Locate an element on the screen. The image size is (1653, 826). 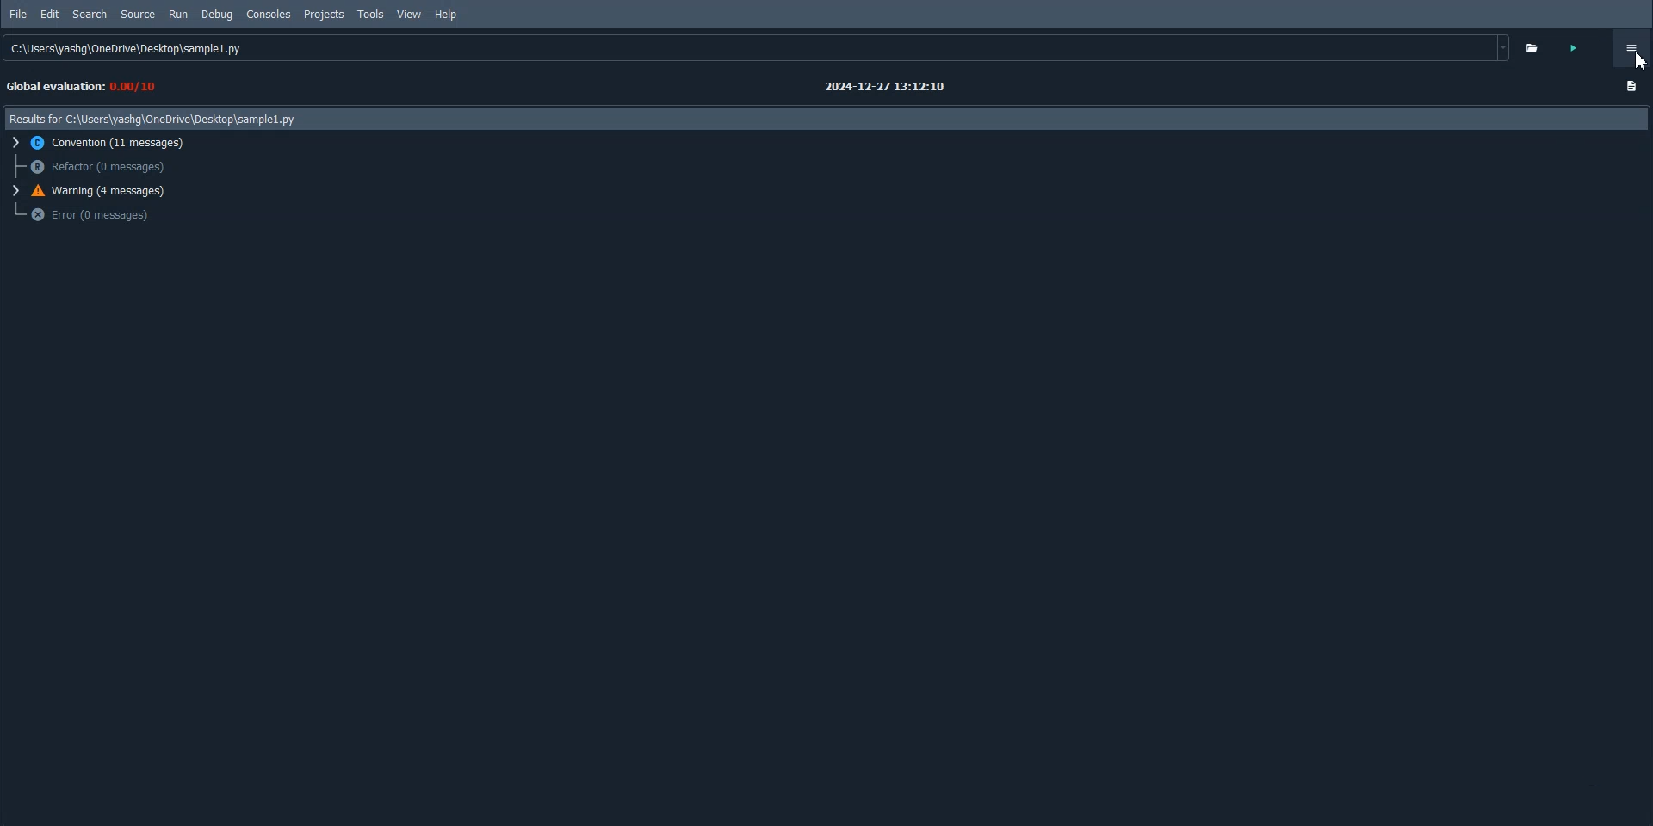
Projects is located at coordinates (324, 15).